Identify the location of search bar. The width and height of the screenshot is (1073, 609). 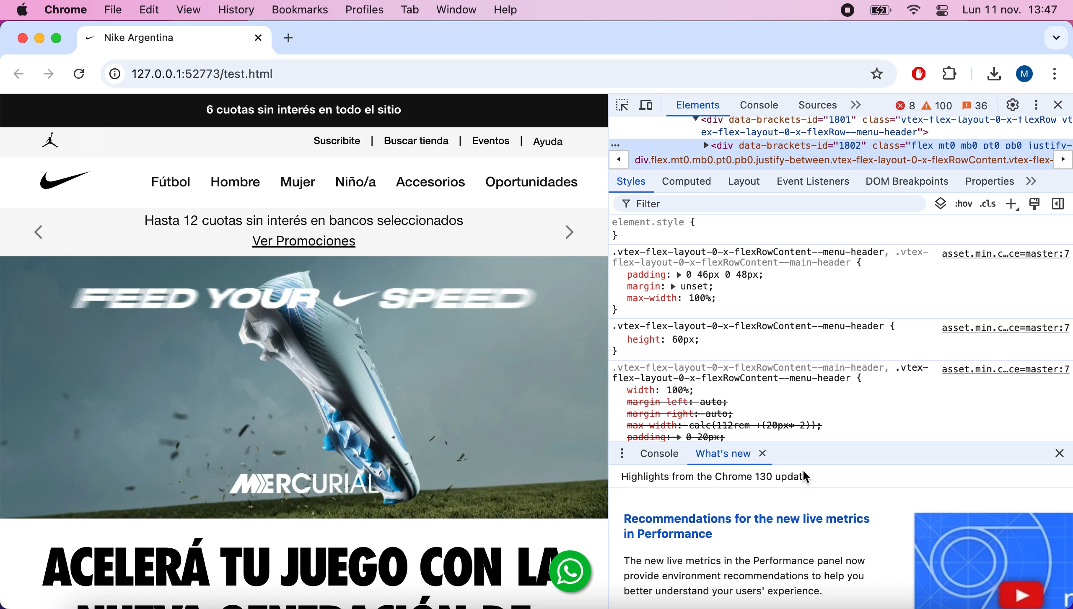
(497, 74).